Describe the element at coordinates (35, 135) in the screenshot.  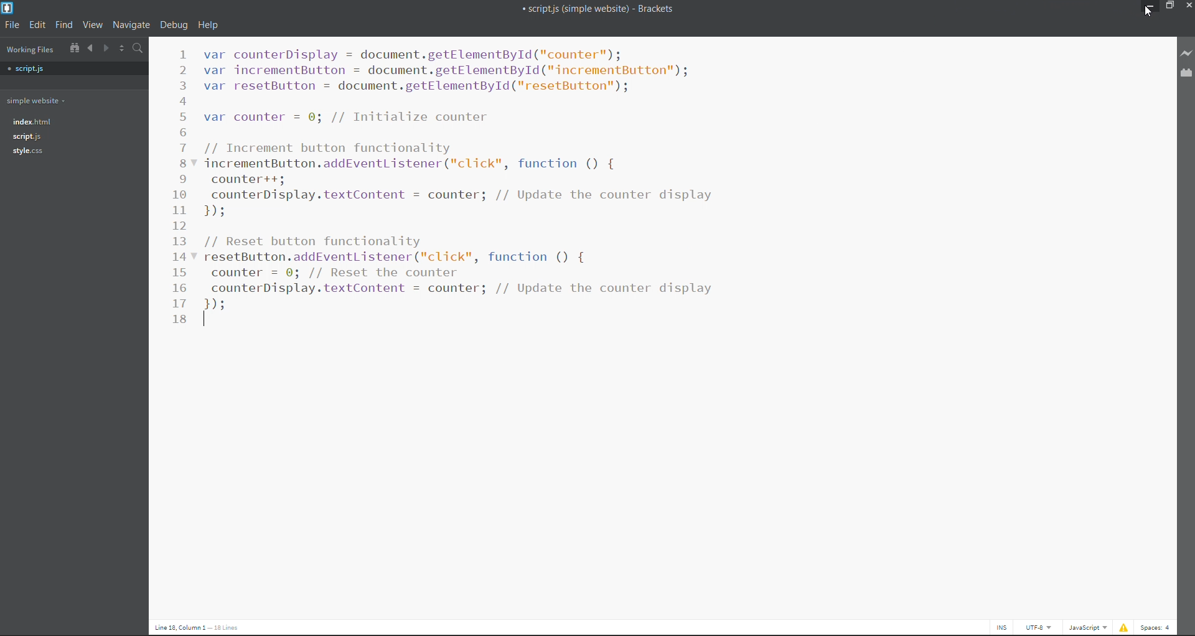
I see `script.js` at that location.